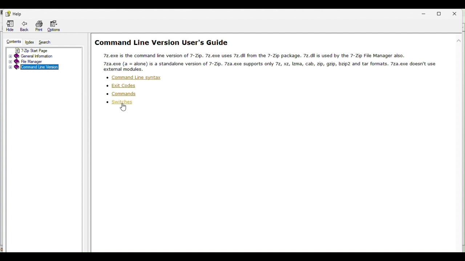  What do you see at coordinates (122, 86) in the screenshot?
I see `Exit Codes` at bounding box center [122, 86].